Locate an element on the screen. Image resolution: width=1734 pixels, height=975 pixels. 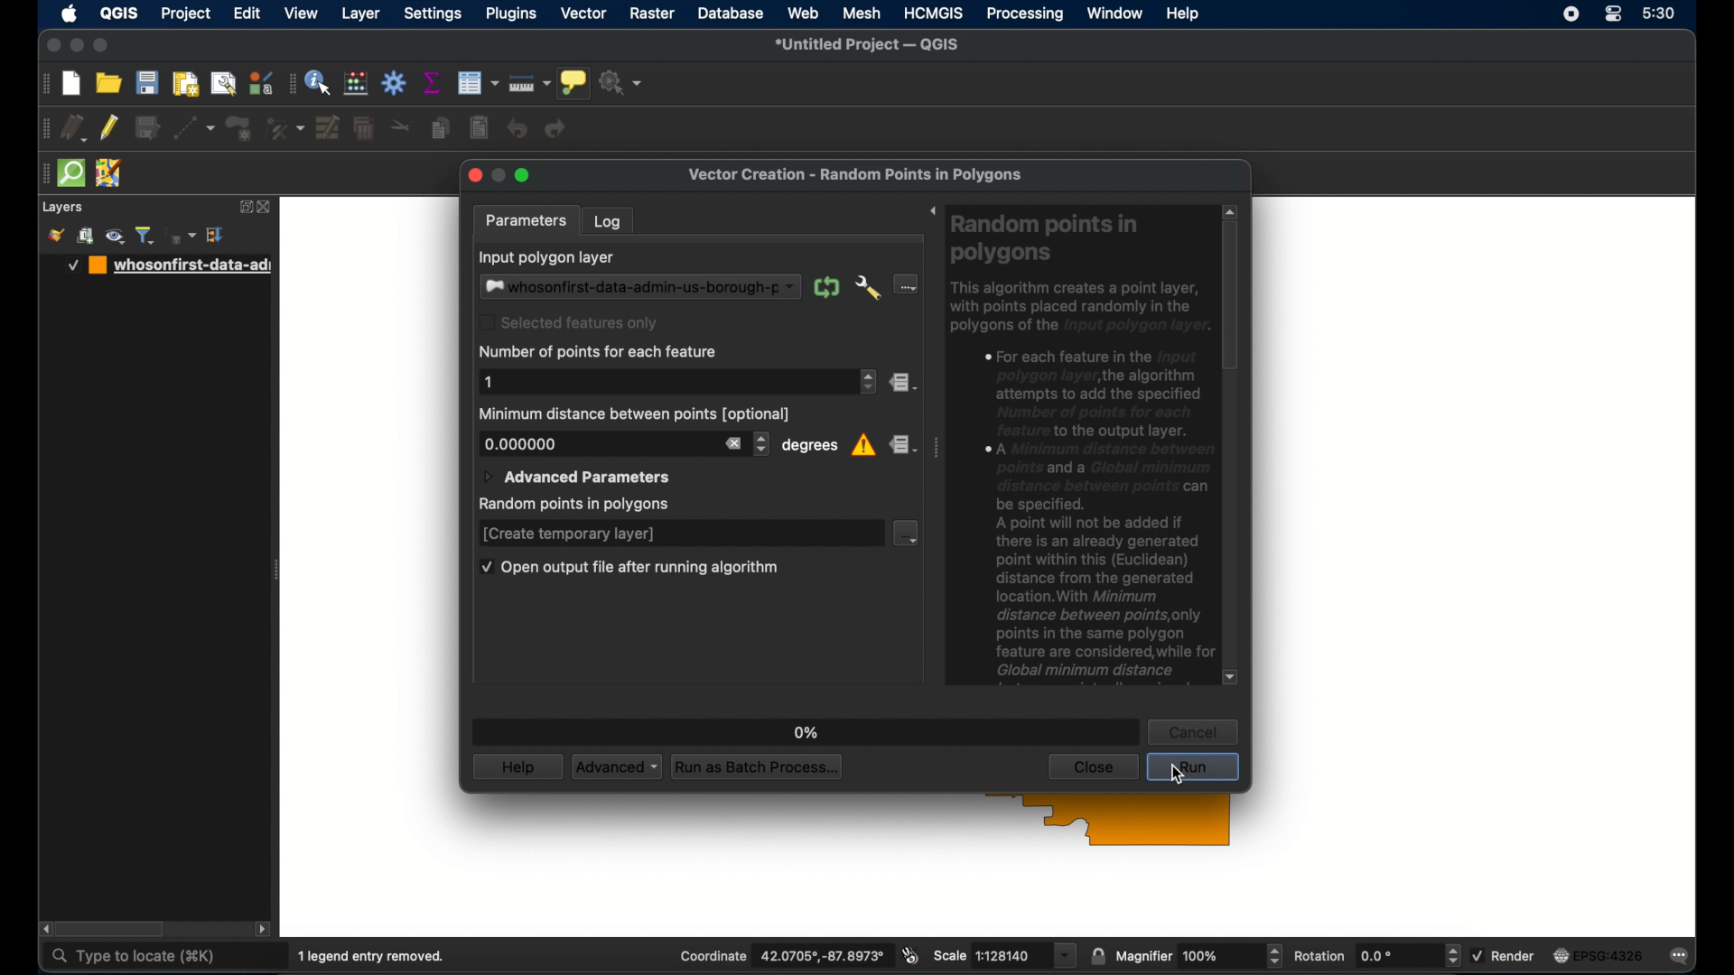
expand all is located at coordinates (217, 235).